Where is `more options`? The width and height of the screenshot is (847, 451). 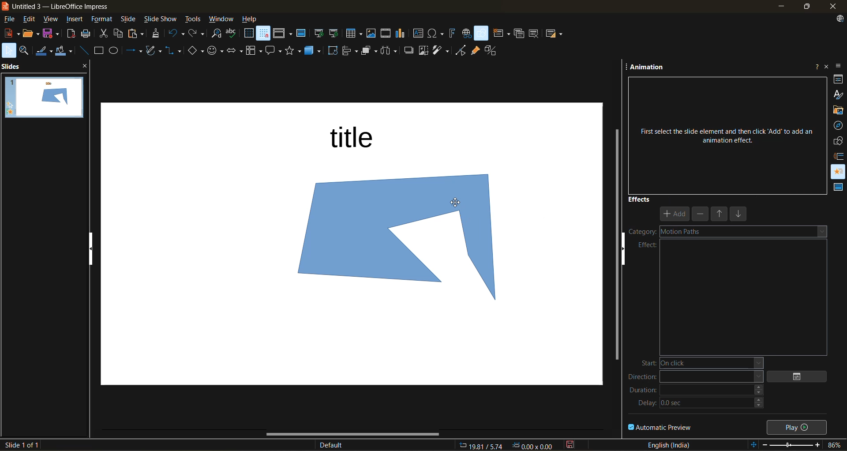
more options is located at coordinates (821, 79).